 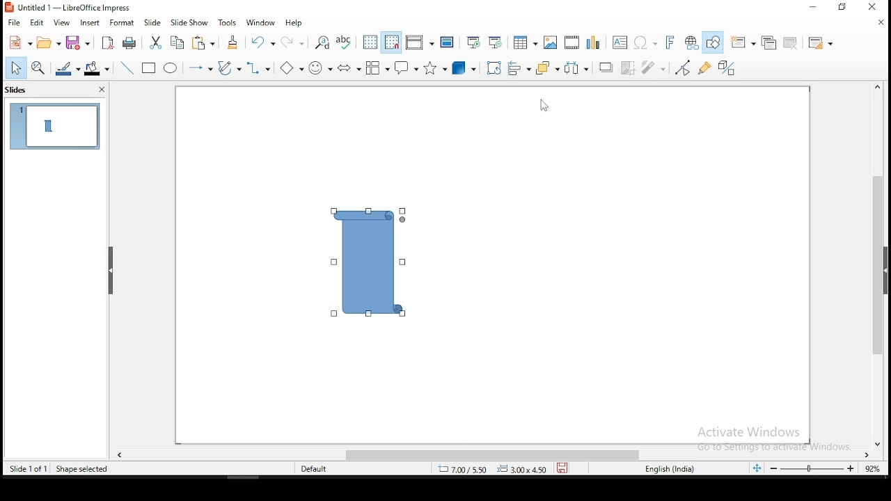 What do you see at coordinates (391, 43) in the screenshot?
I see `snap to grid` at bounding box center [391, 43].